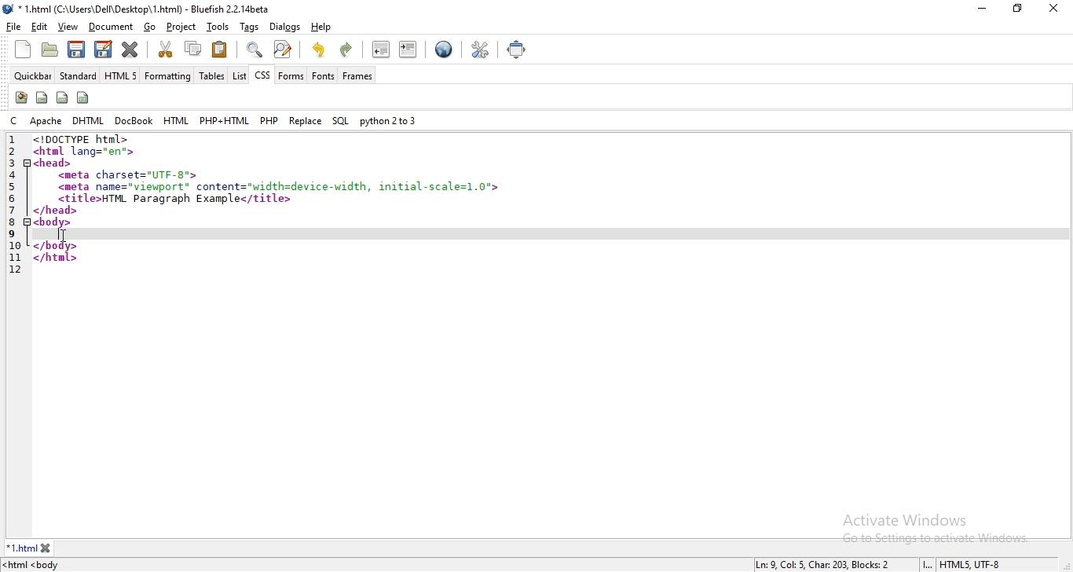 This screenshot has width=1073, height=572. I want to click on create stylesheet, so click(20, 98).